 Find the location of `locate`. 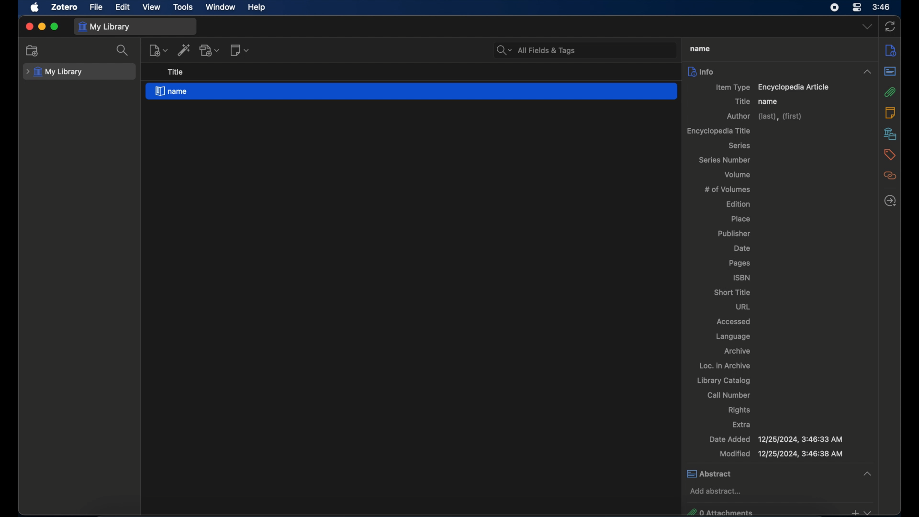

locate is located at coordinates (890, 202).